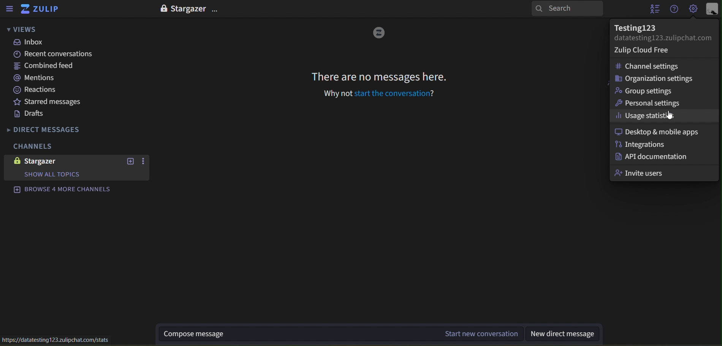  I want to click on combined feed, so click(45, 66).